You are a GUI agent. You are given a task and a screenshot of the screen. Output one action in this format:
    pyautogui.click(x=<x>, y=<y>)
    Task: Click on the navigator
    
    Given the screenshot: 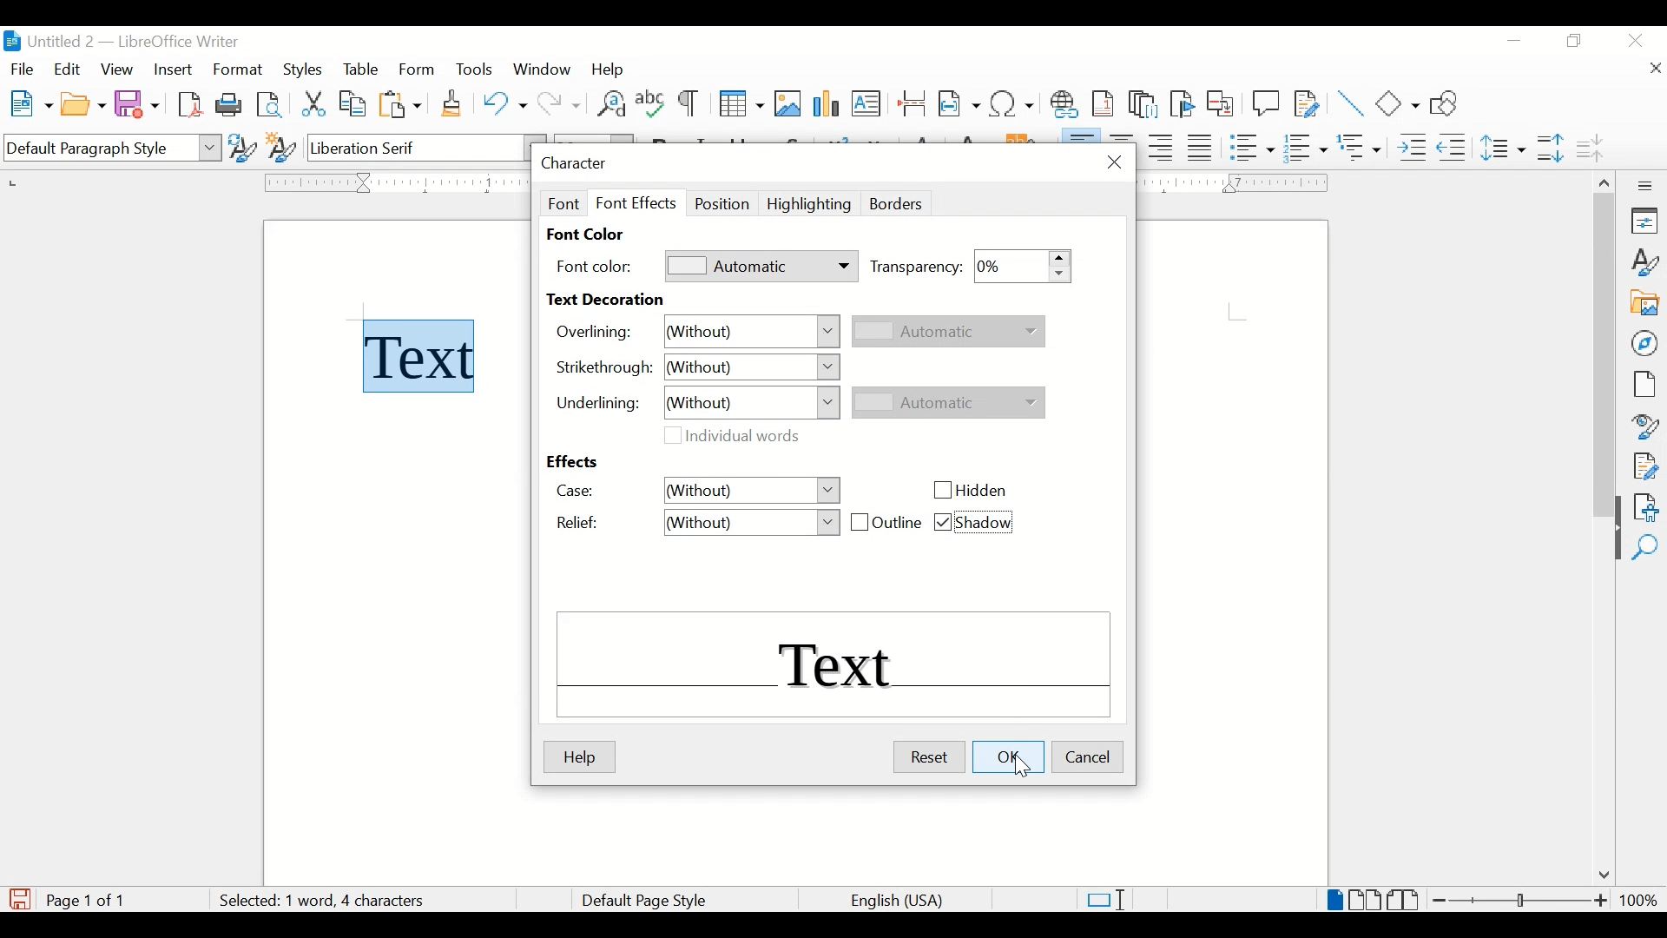 What is the action you would take?
    pyautogui.click(x=1646, y=343)
    